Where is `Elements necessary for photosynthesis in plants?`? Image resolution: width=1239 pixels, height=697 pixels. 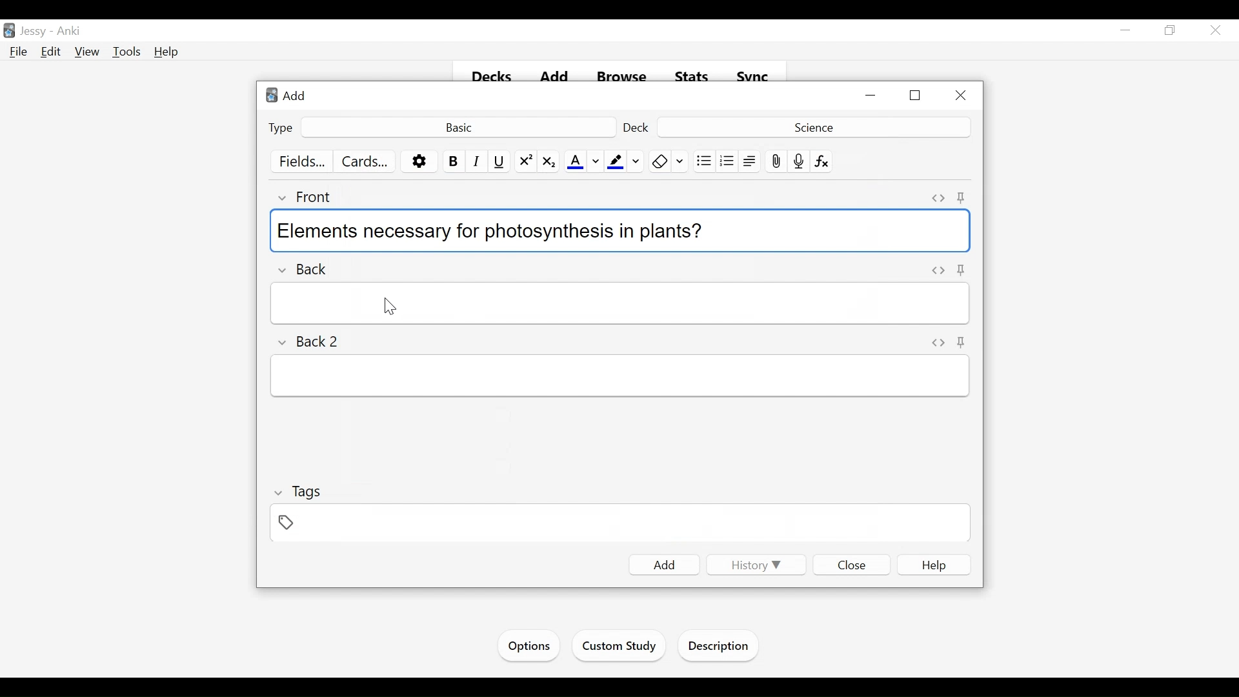
Elements necessary for photosynthesis in plants? is located at coordinates (618, 229).